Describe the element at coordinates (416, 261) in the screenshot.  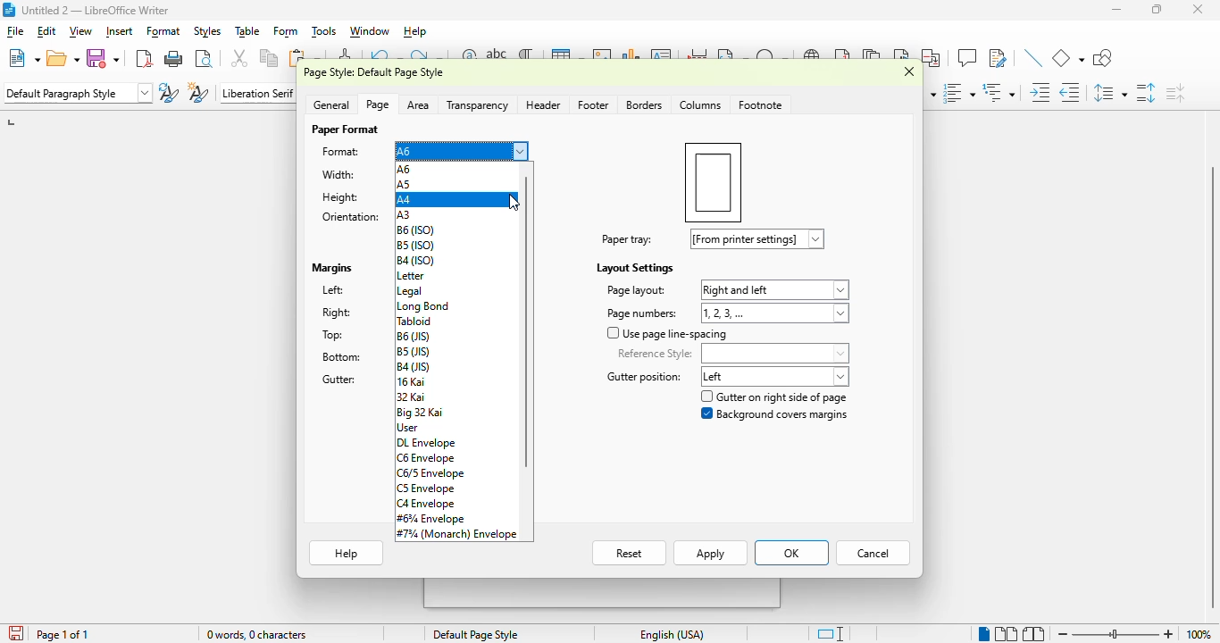
I see `B4 (ISO)` at that location.